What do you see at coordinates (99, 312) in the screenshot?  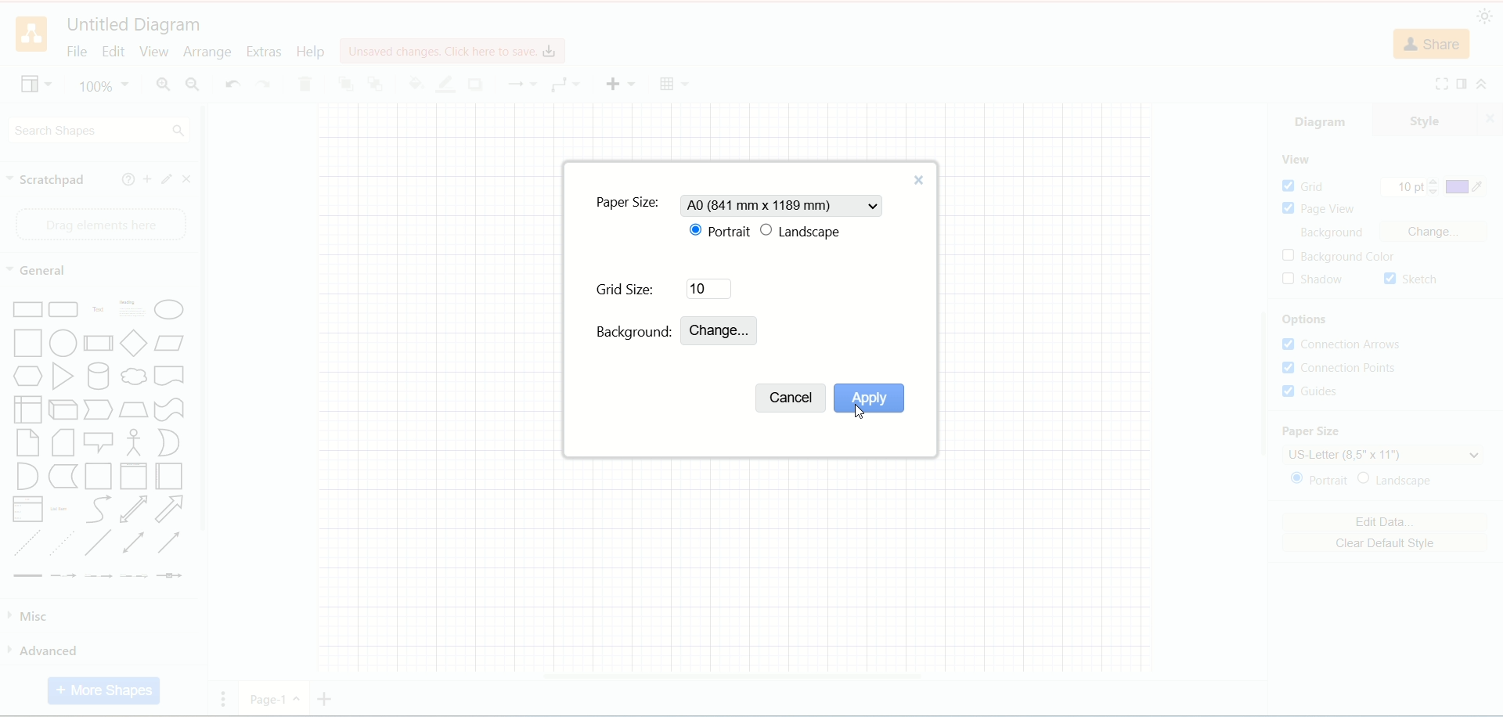 I see `Text` at bounding box center [99, 312].